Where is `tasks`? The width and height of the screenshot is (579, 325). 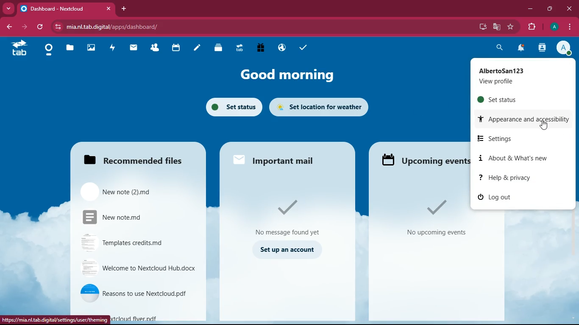 tasks is located at coordinates (303, 48).